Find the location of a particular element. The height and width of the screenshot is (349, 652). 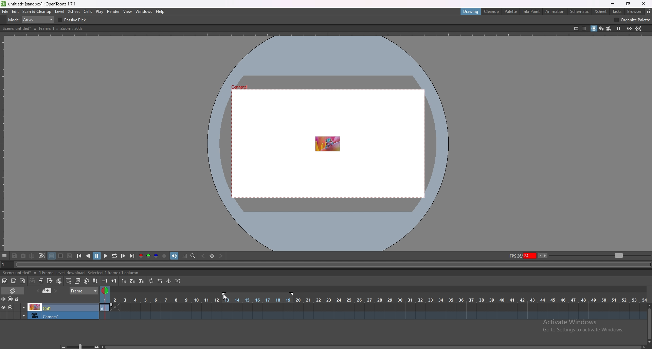

new vector level is located at coordinates (22, 281).